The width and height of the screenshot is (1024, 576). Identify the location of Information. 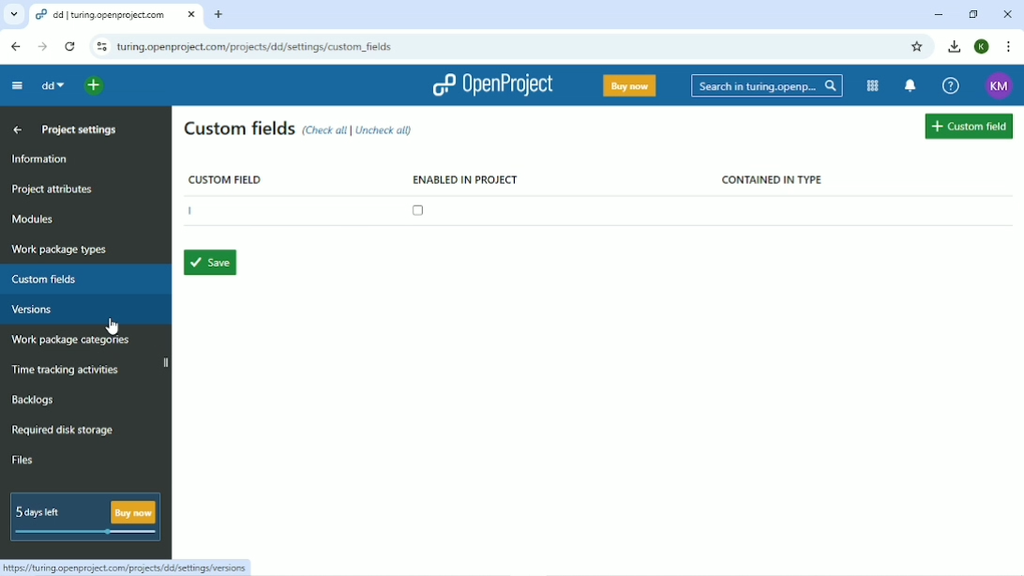
(44, 159).